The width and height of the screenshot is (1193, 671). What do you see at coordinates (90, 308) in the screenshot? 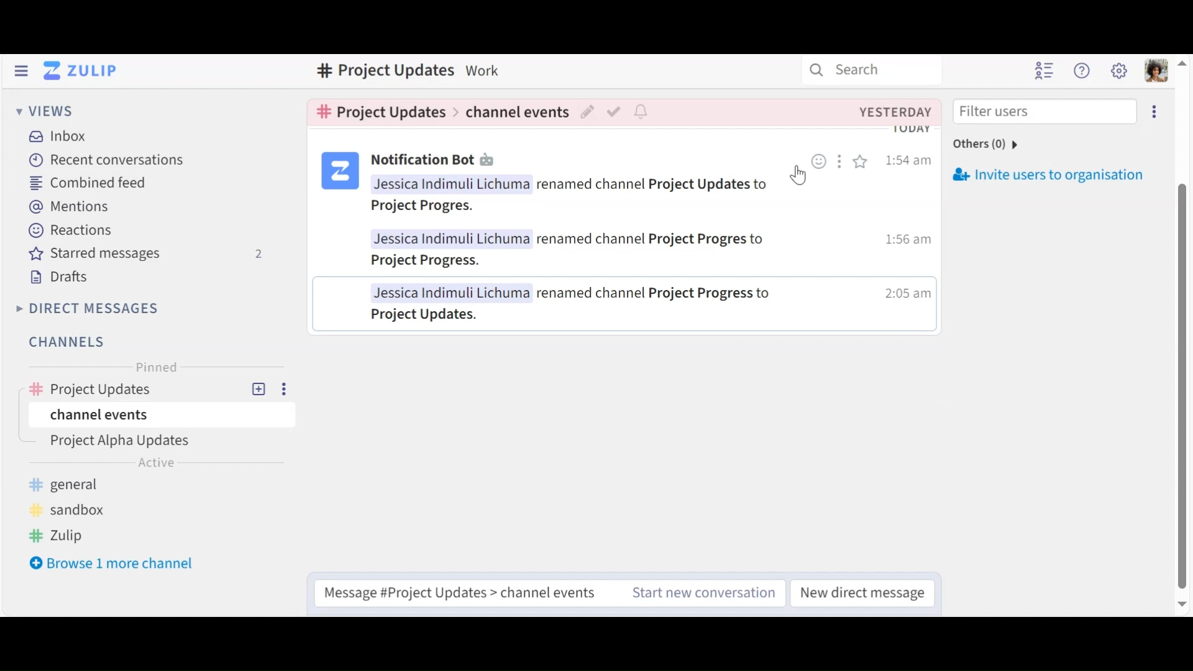
I see `Direct Messages` at bounding box center [90, 308].